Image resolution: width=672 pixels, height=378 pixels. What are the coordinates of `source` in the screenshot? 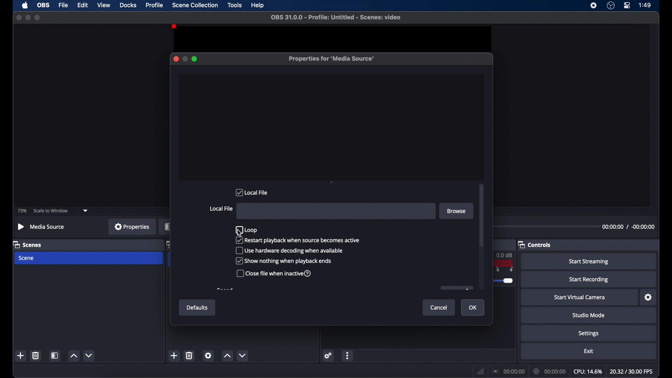 It's located at (164, 226).